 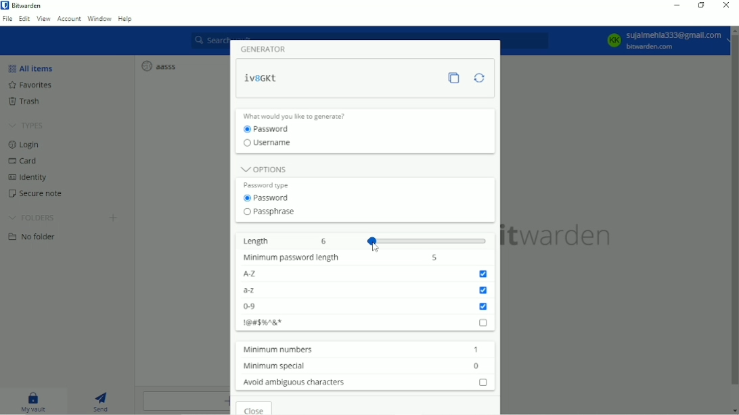 What do you see at coordinates (269, 198) in the screenshot?
I see `Password` at bounding box center [269, 198].